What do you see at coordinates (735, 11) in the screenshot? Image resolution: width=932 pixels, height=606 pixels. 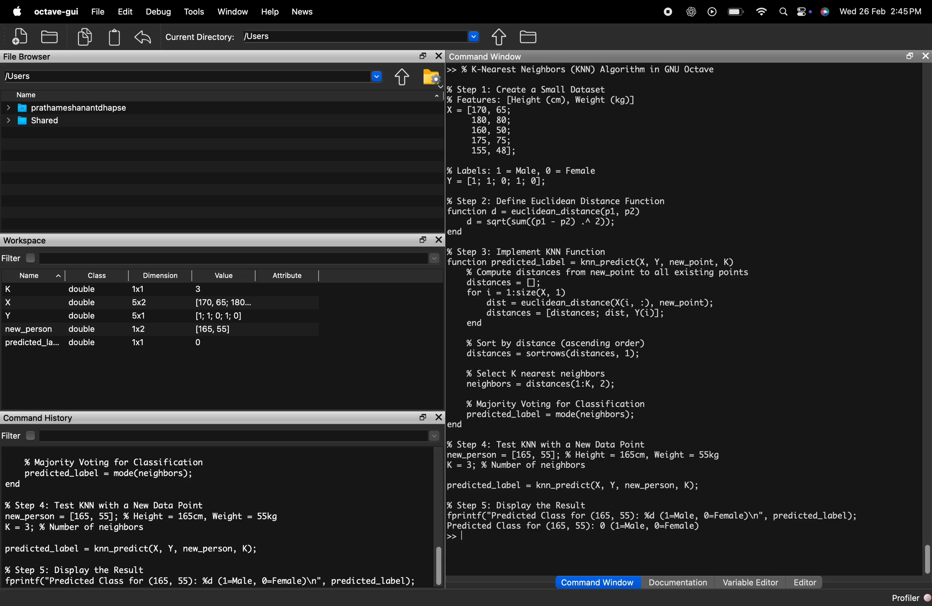 I see `battery` at bounding box center [735, 11].